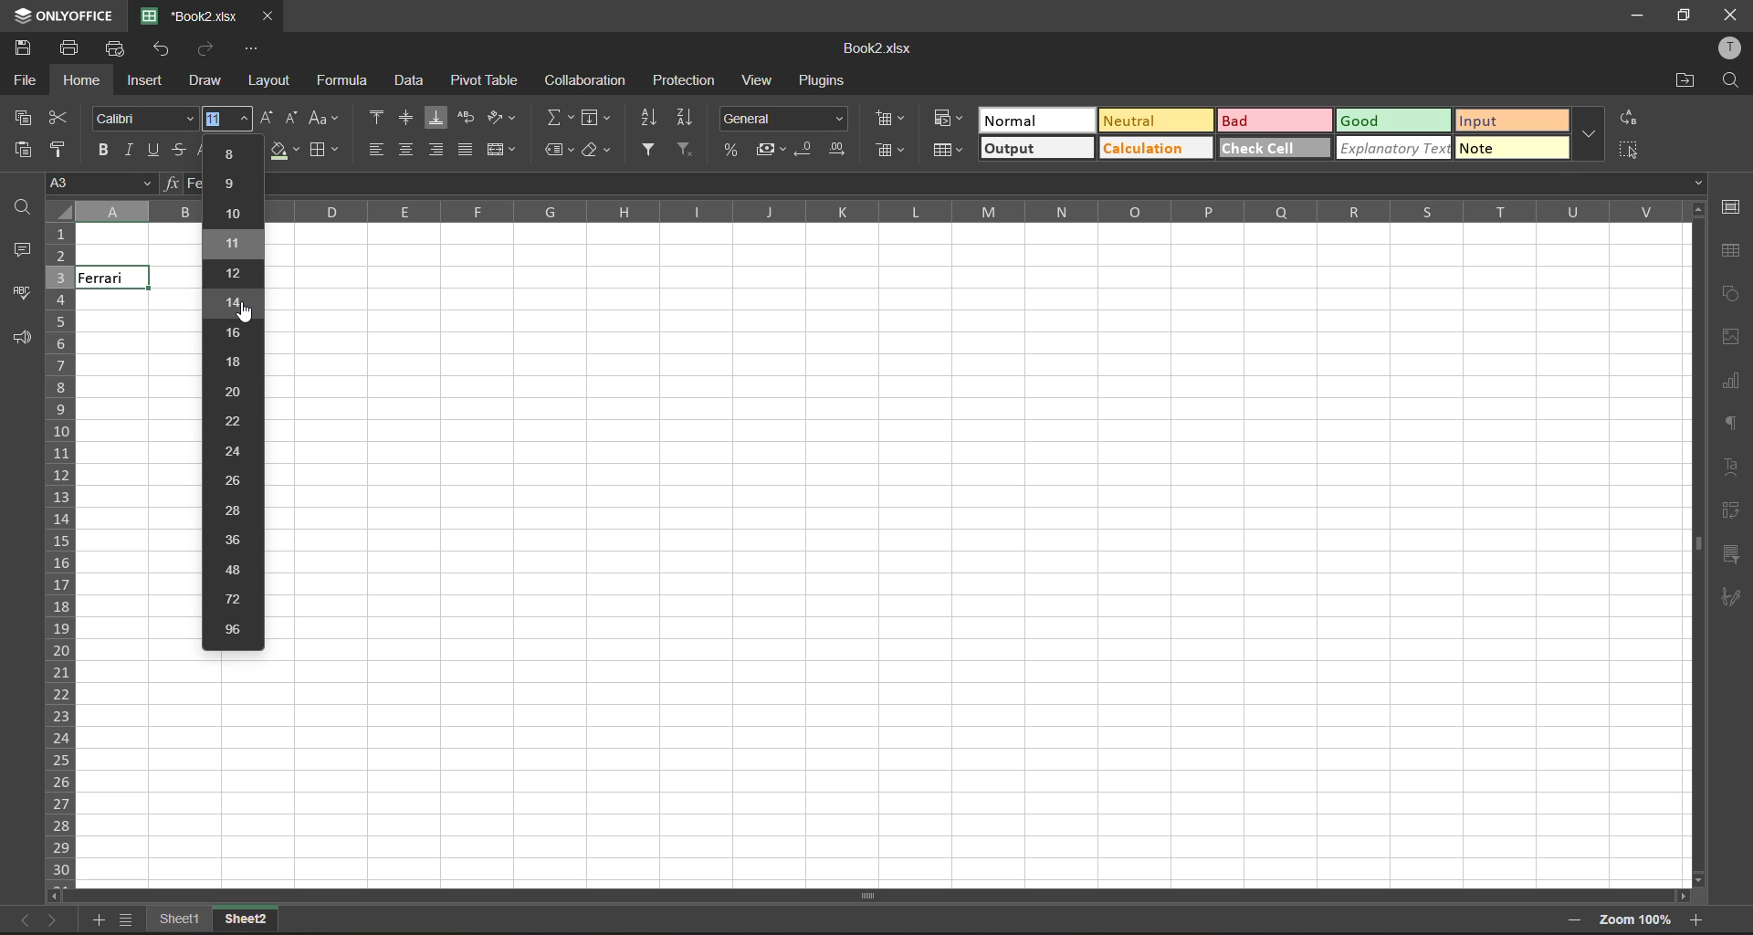  Describe the element at coordinates (205, 81) in the screenshot. I see `draw` at that location.